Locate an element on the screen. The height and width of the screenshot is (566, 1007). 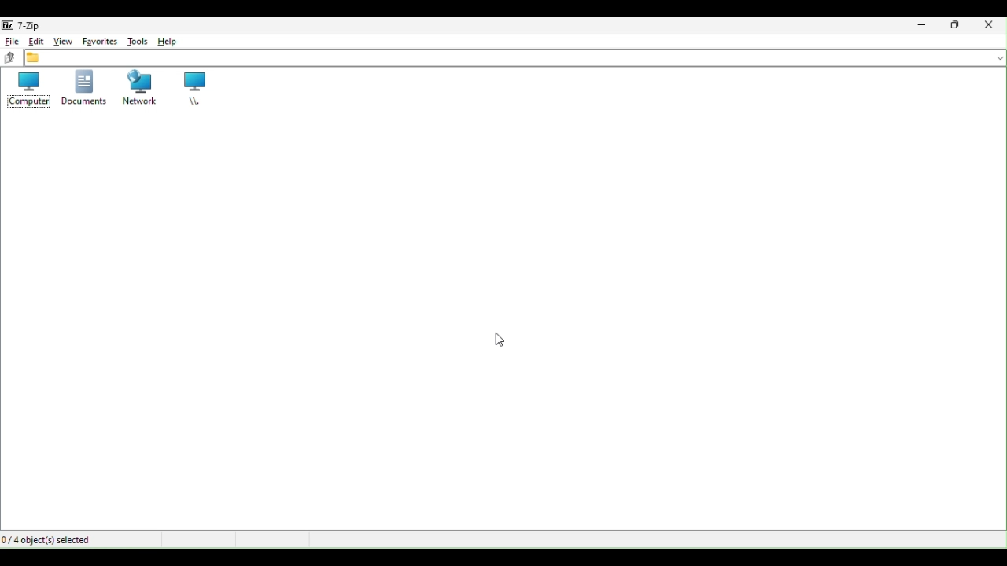
file address bar is located at coordinates (518, 59).